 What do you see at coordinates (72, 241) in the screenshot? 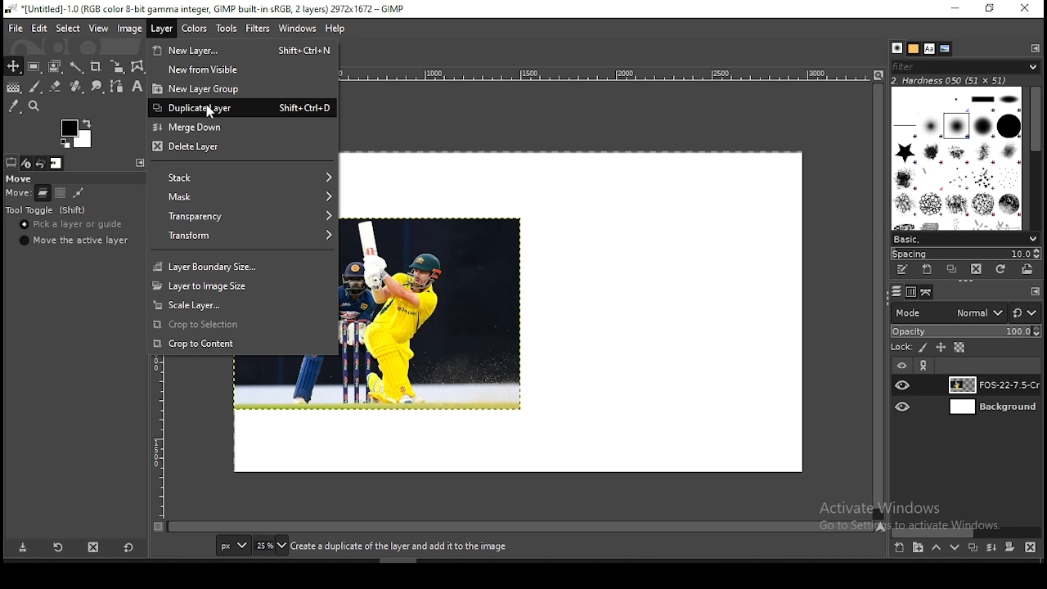
I see `move the active layer` at bounding box center [72, 241].